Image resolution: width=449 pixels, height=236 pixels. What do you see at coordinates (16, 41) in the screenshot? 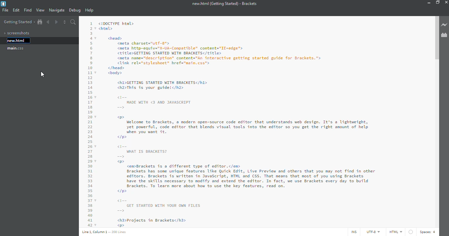
I see `new.html` at bounding box center [16, 41].